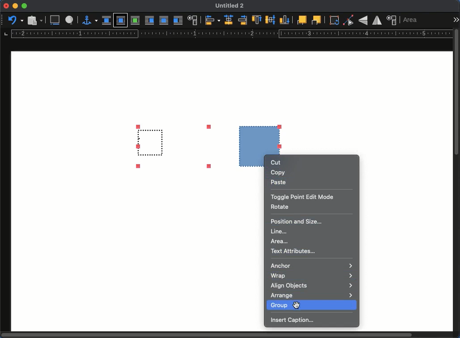 This screenshot has height=338, width=460. I want to click on text wrap, so click(192, 20).